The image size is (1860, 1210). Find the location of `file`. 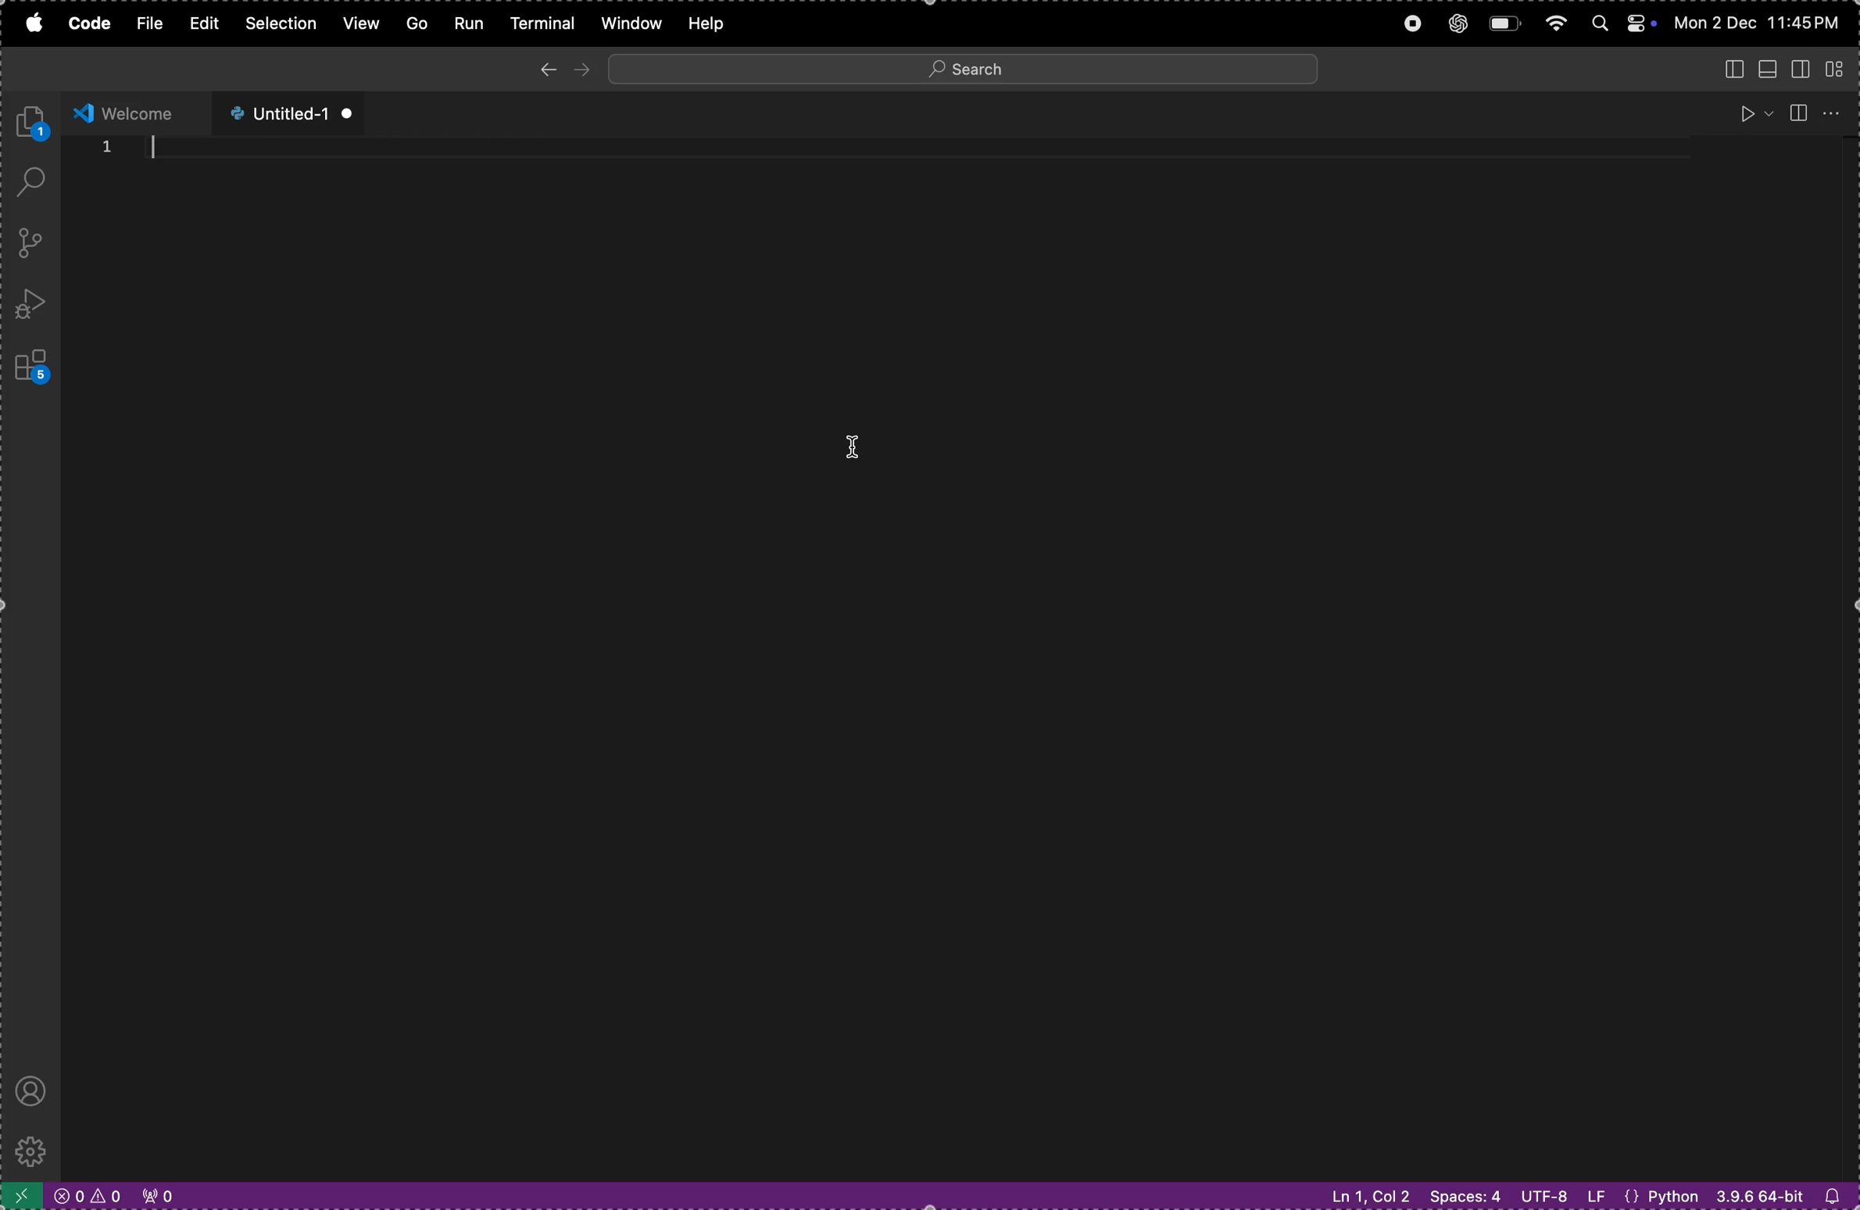

file is located at coordinates (142, 23).